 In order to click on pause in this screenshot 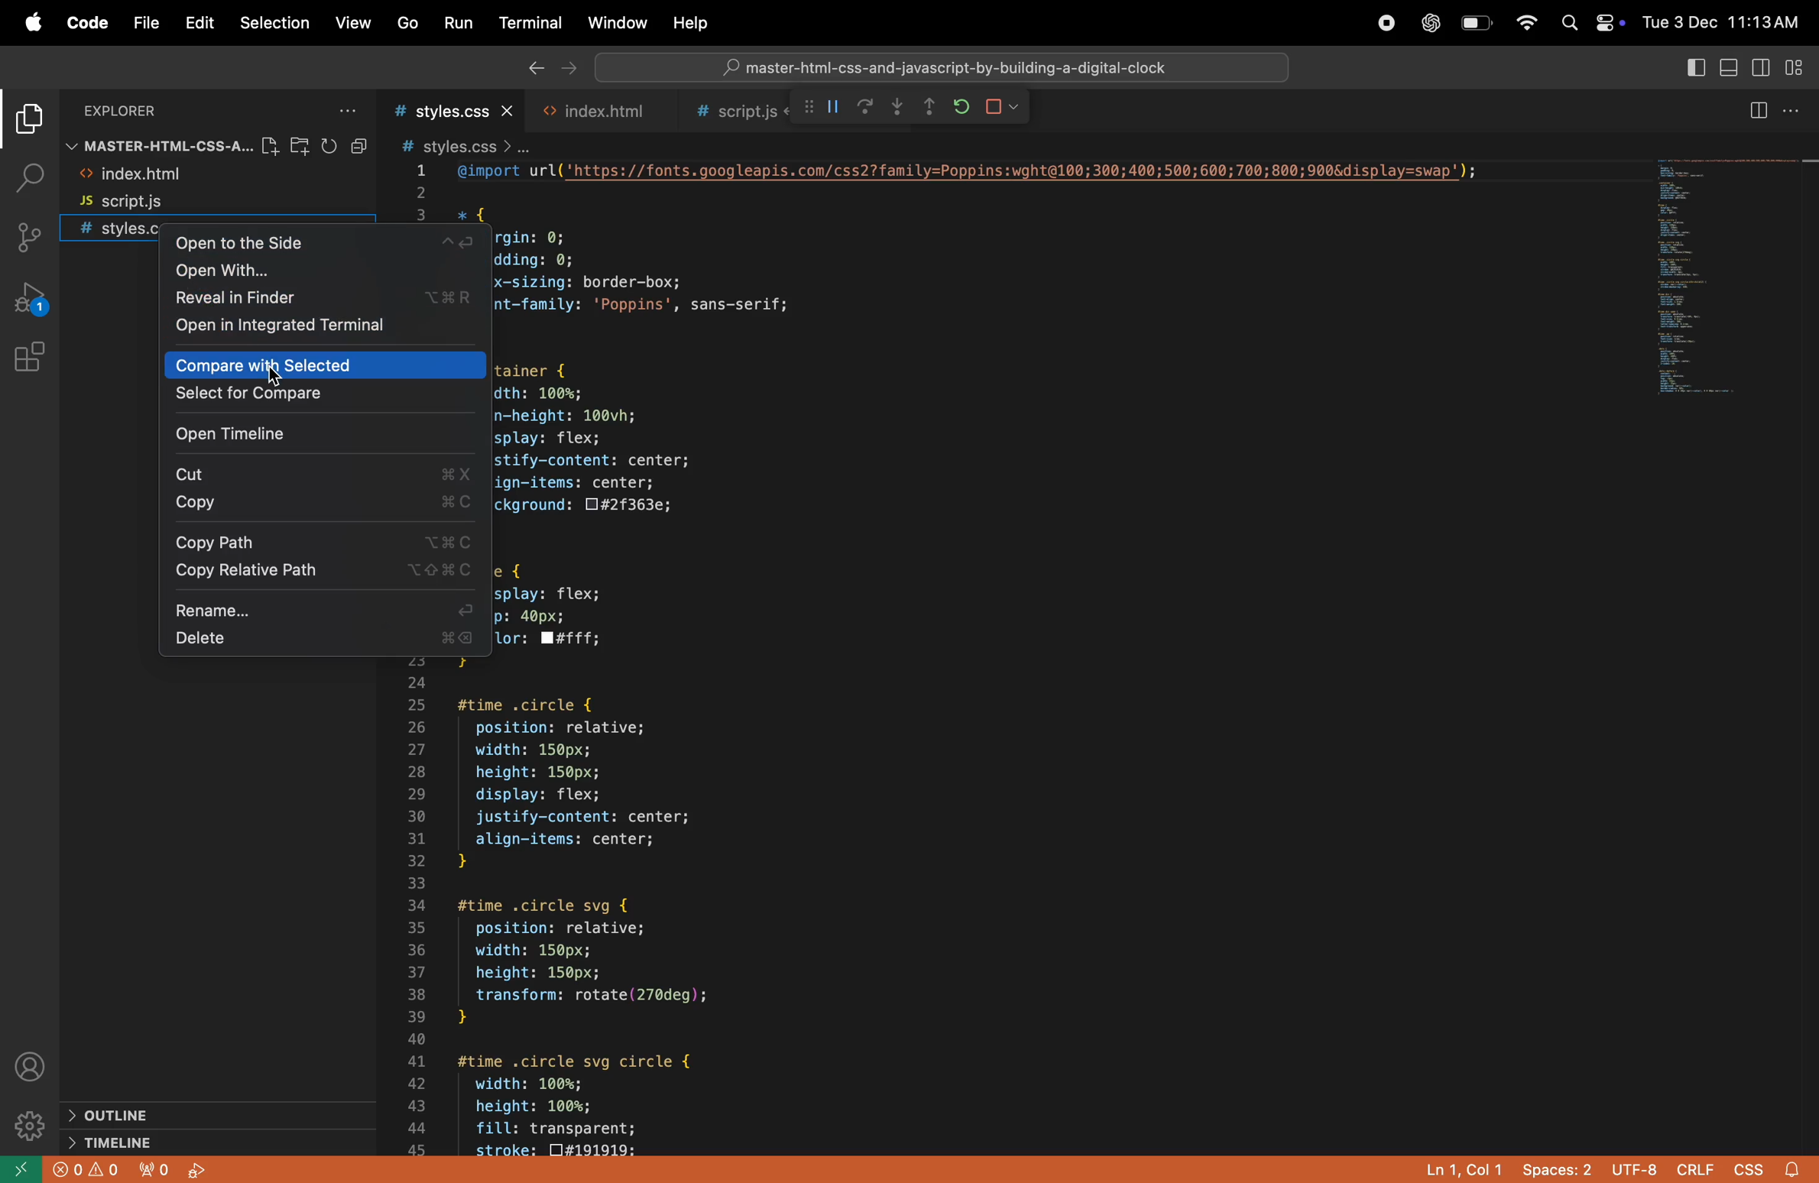, I will do `click(832, 106)`.